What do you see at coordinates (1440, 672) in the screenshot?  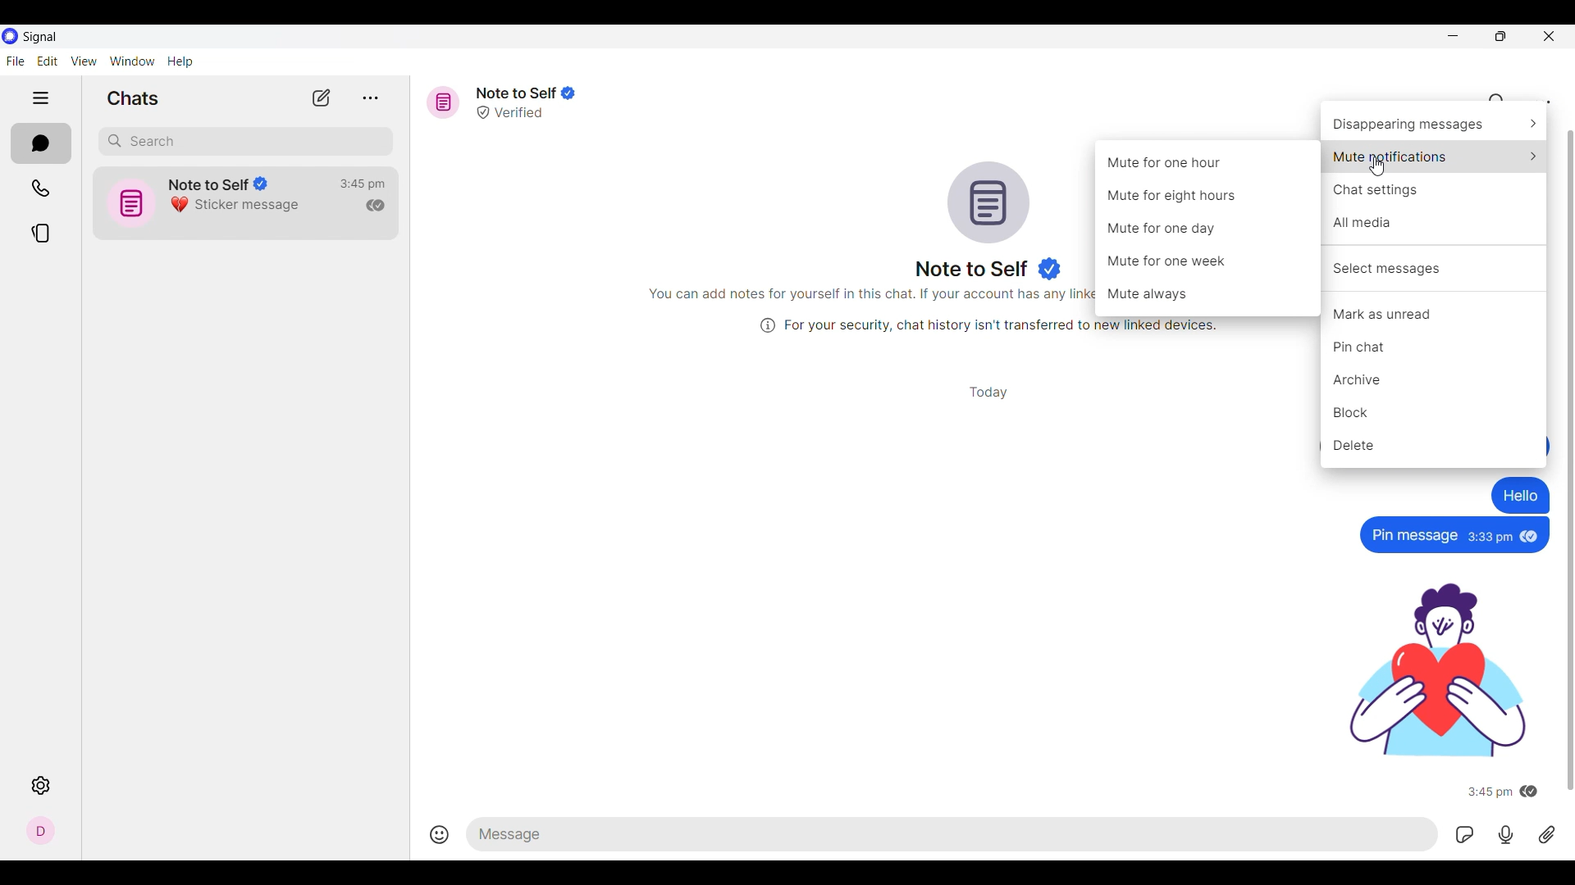 I see `sticker` at bounding box center [1440, 672].